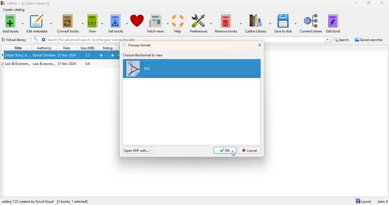 This screenshot has height=205, width=389. I want to click on rating, so click(107, 48).